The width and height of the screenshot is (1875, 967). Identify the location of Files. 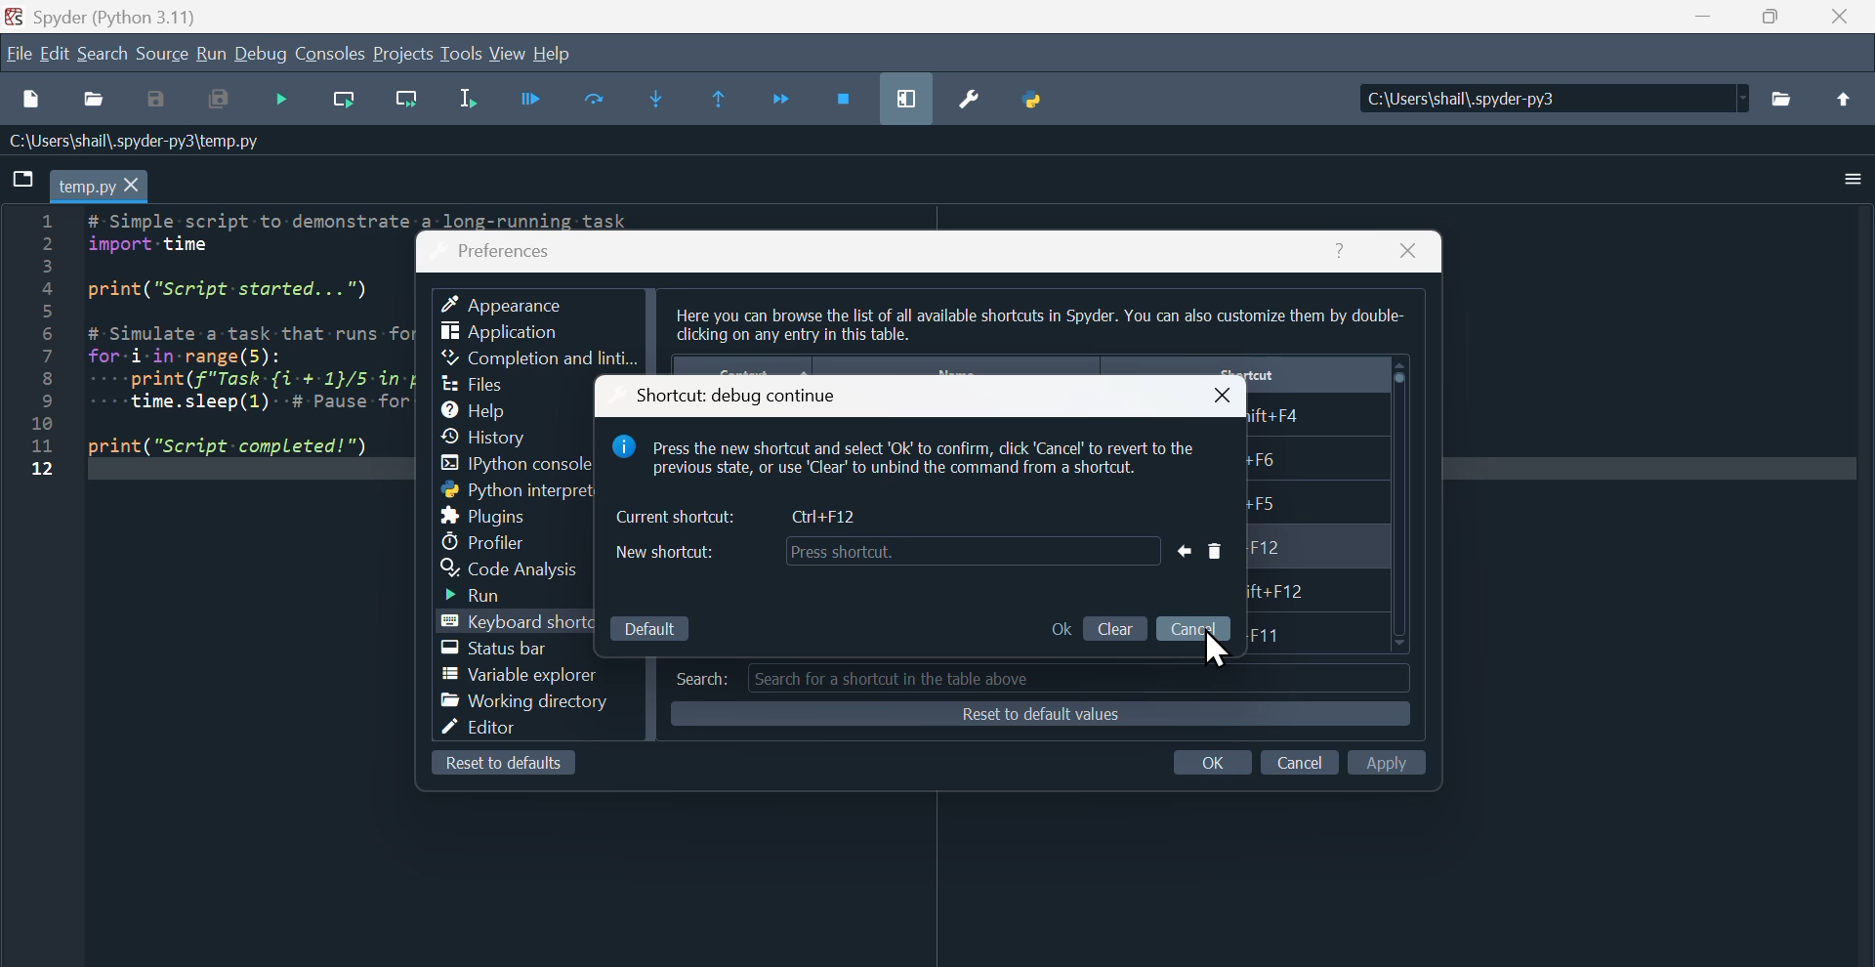
(478, 382).